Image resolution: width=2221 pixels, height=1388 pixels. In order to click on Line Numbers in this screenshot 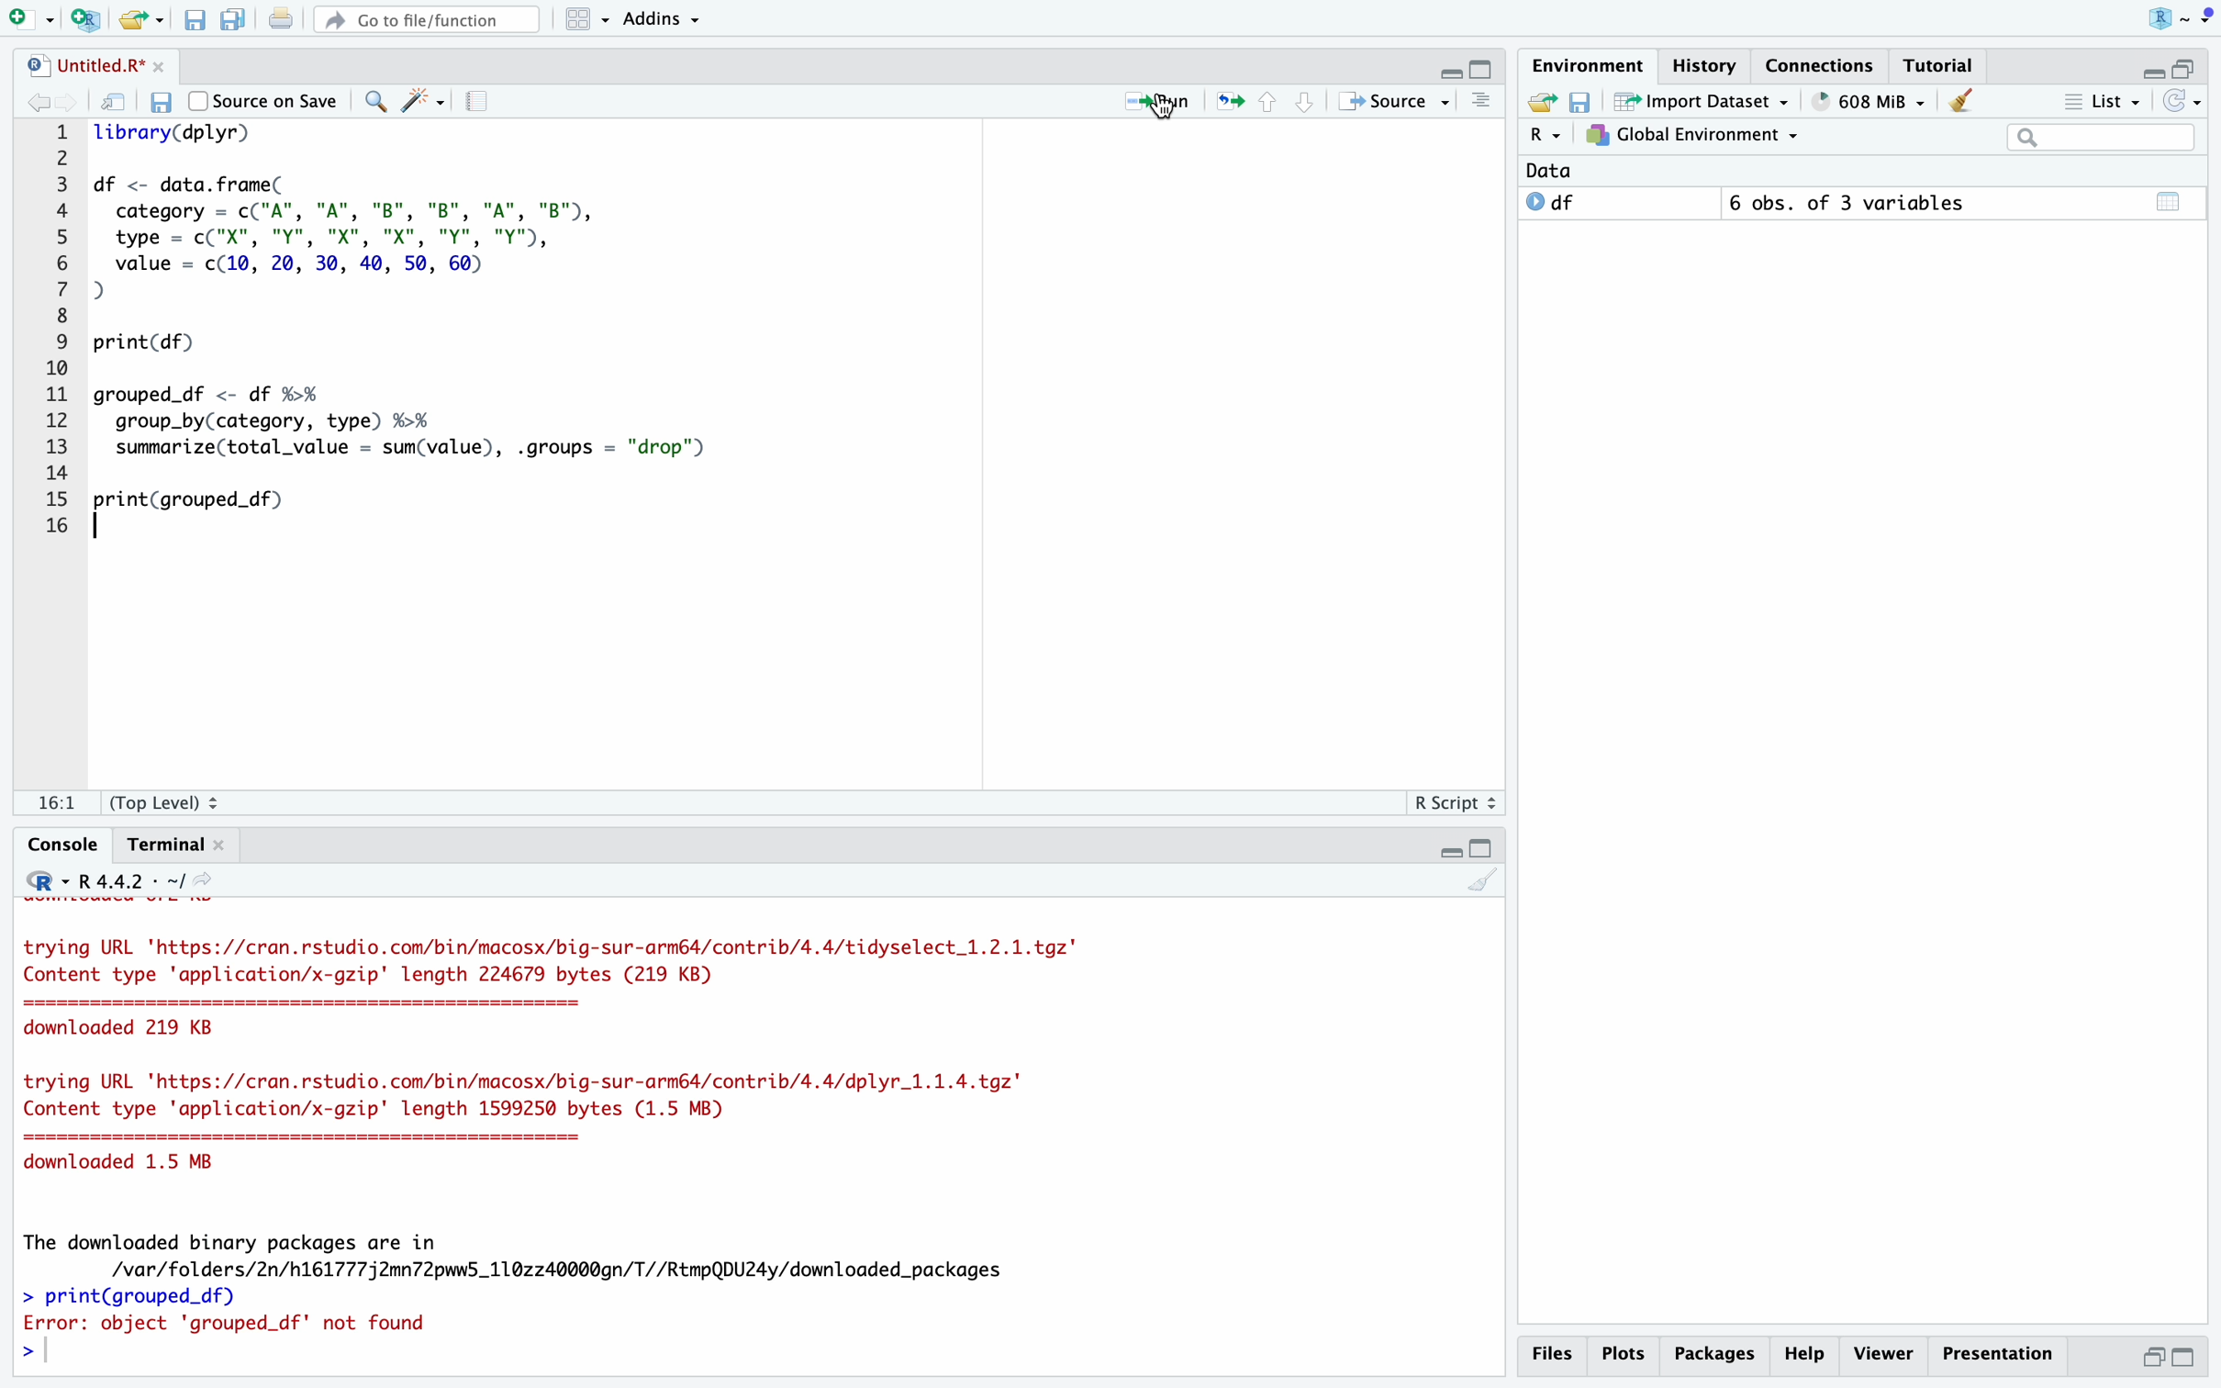, I will do `click(46, 333)`.